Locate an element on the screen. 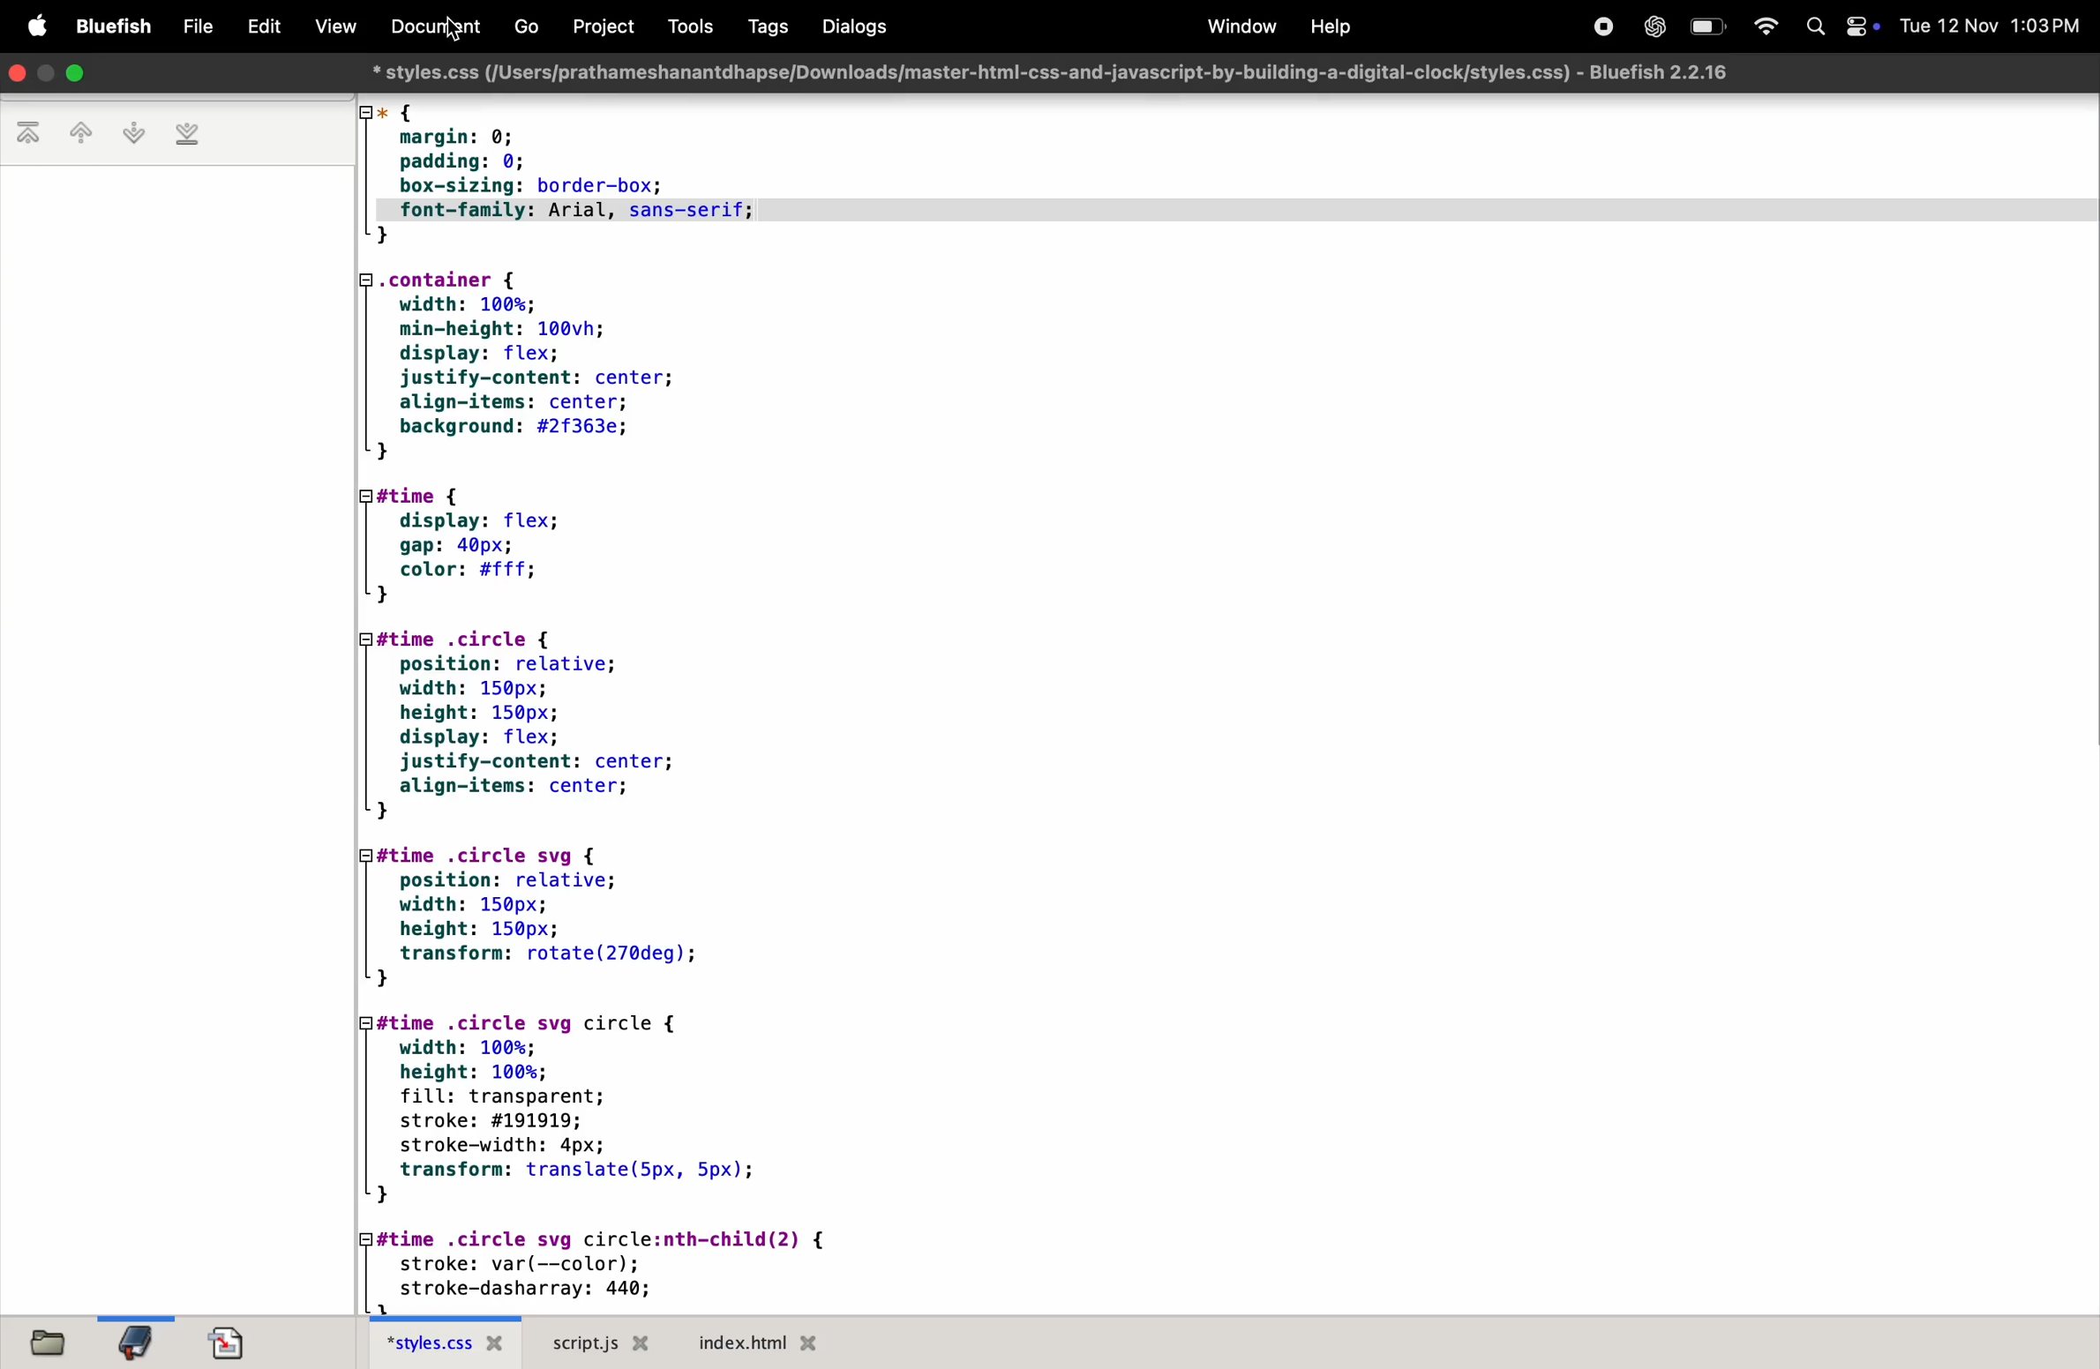 The width and height of the screenshot is (2100, 1369). Control Centre is located at coordinates (1856, 26).